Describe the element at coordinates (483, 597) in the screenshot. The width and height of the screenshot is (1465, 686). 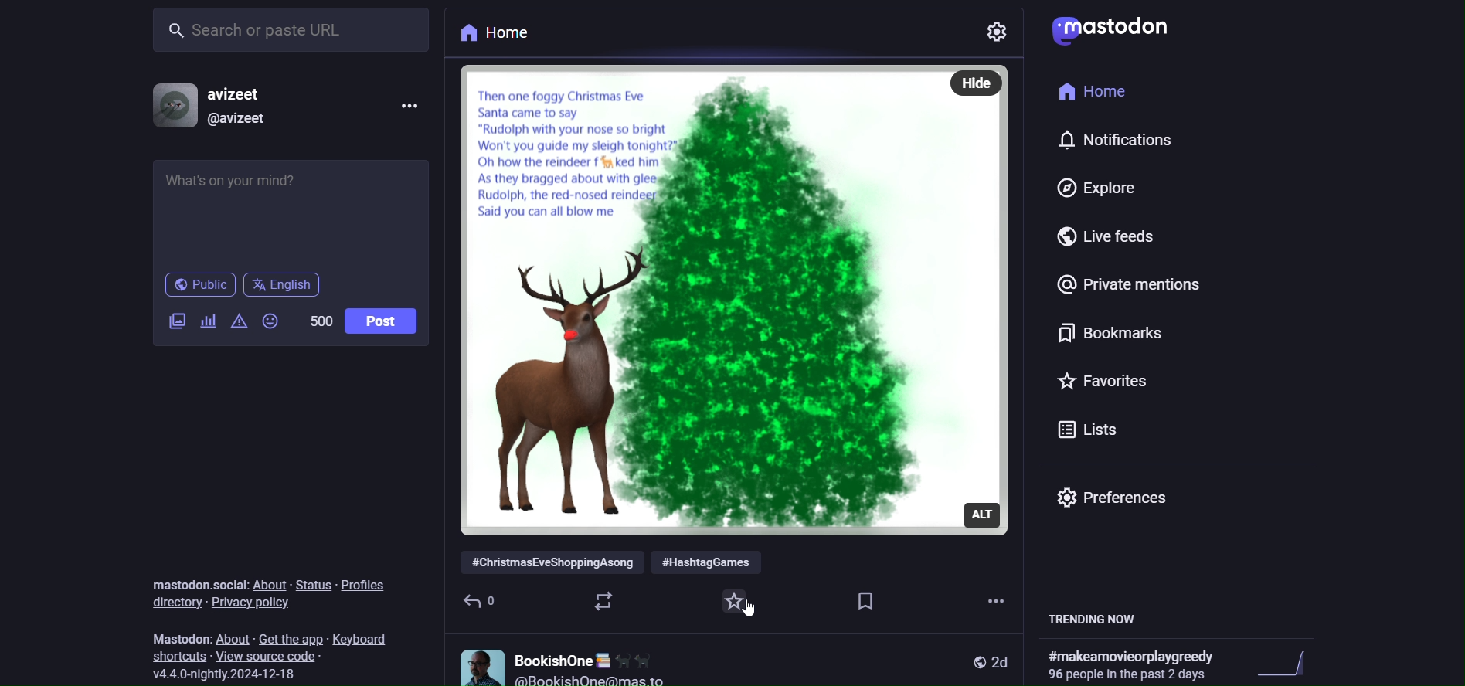
I see `reply` at that location.